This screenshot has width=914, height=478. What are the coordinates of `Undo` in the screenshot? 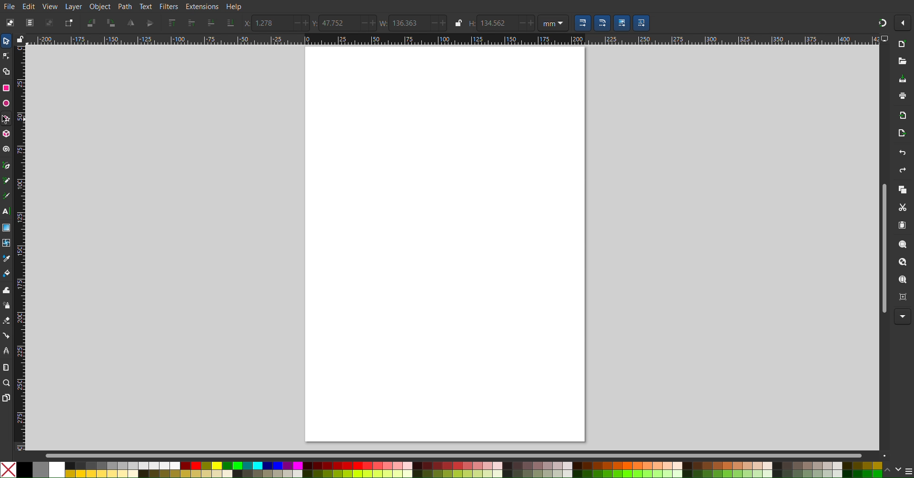 It's located at (902, 153).